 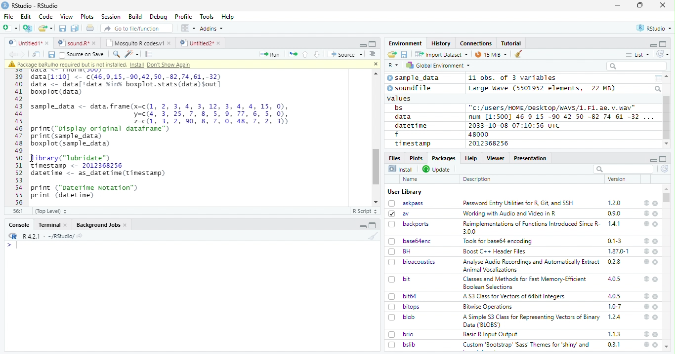 I want to click on close, so click(x=655, y=241).